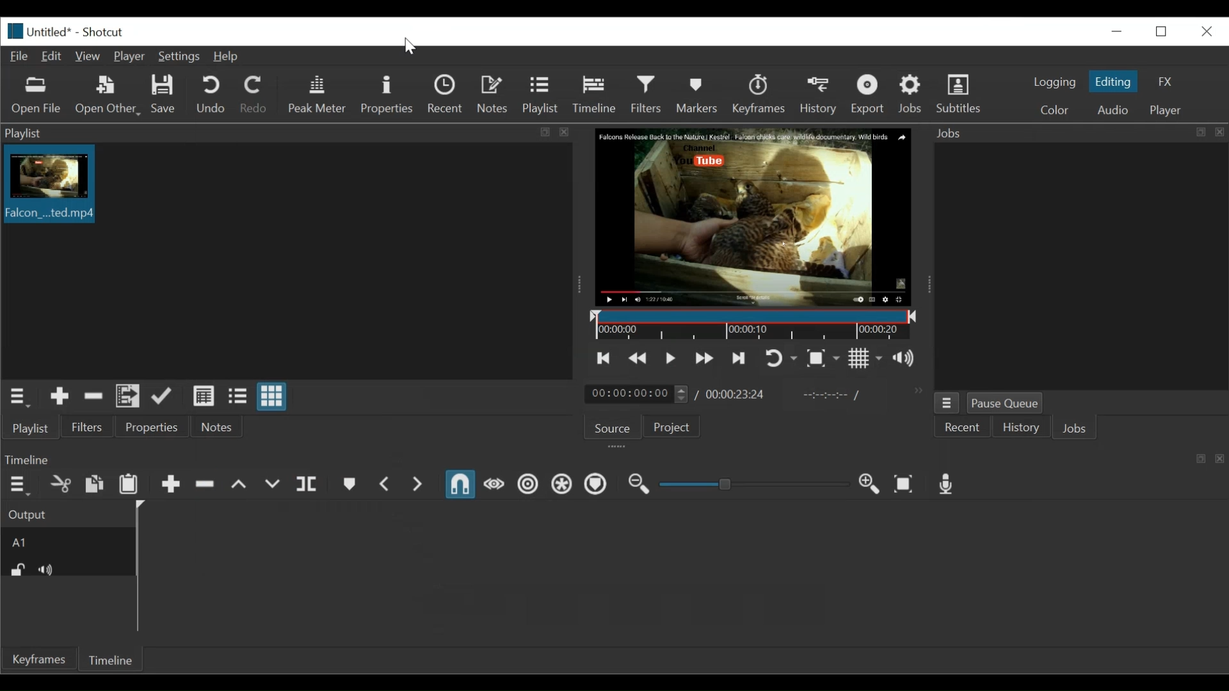 The width and height of the screenshot is (1229, 691). What do you see at coordinates (1162, 32) in the screenshot?
I see `Restore` at bounding box center [1162, 32].